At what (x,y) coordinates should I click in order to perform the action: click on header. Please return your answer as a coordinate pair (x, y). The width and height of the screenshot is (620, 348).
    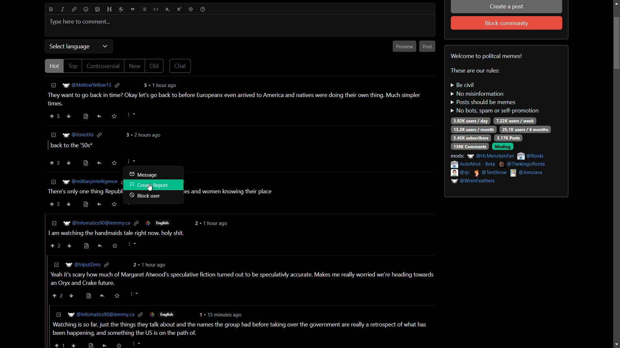
    Looking at the image, I should click on (109, 10).